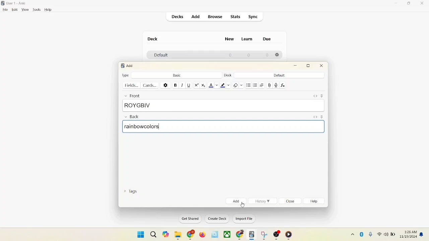 This screenshot has height=241, width=429. I want to click on maximize, so click(410, 4).